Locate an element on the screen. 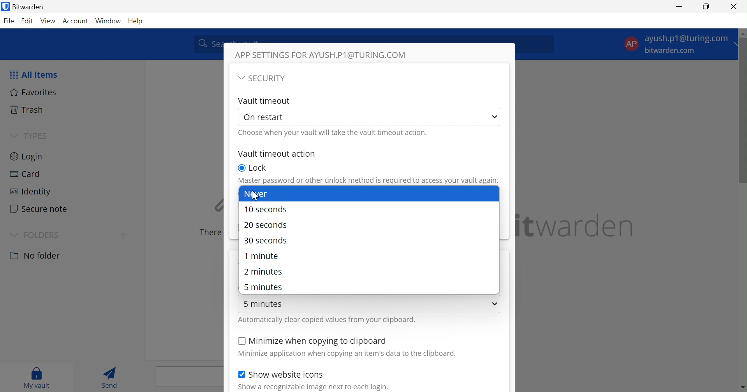  scrollbar is located at coordinates (742, 112).